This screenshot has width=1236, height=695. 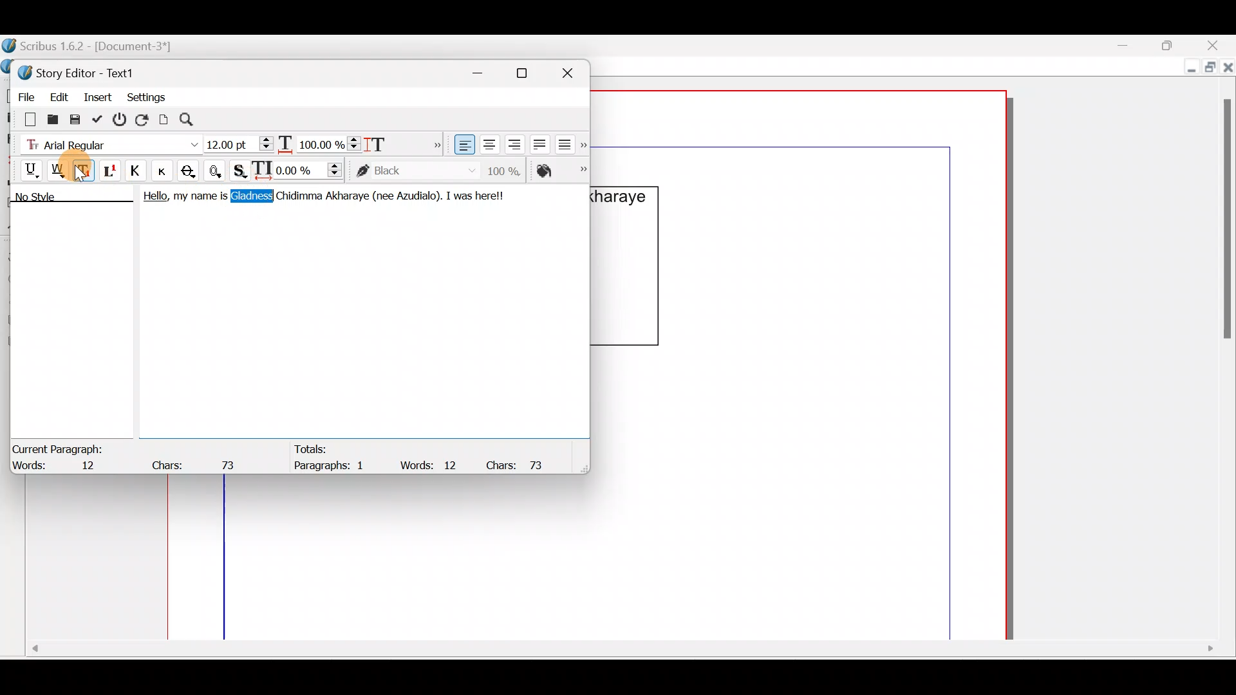 What do you see at coordinates (1208, 69) in the screenshot?
I see `Maximize` at bounding box center [1208, 69].